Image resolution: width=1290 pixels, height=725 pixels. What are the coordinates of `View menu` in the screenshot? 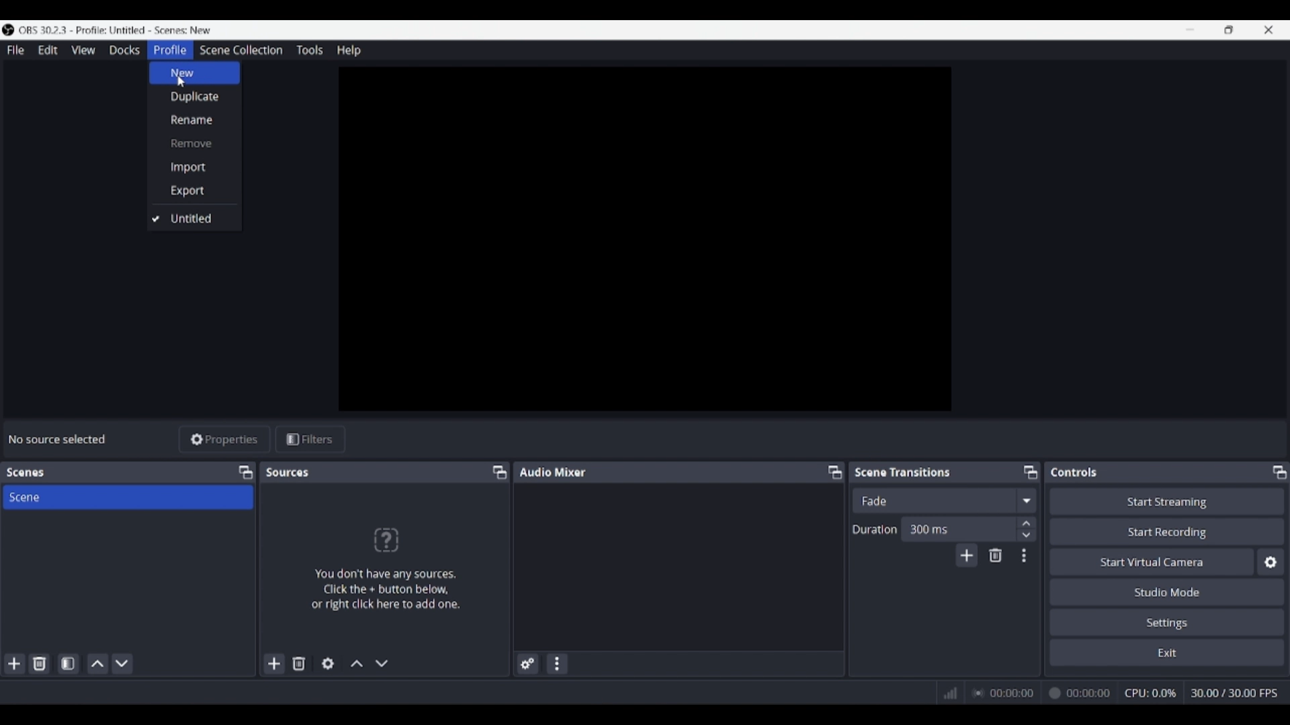 It's located at (83, 50).